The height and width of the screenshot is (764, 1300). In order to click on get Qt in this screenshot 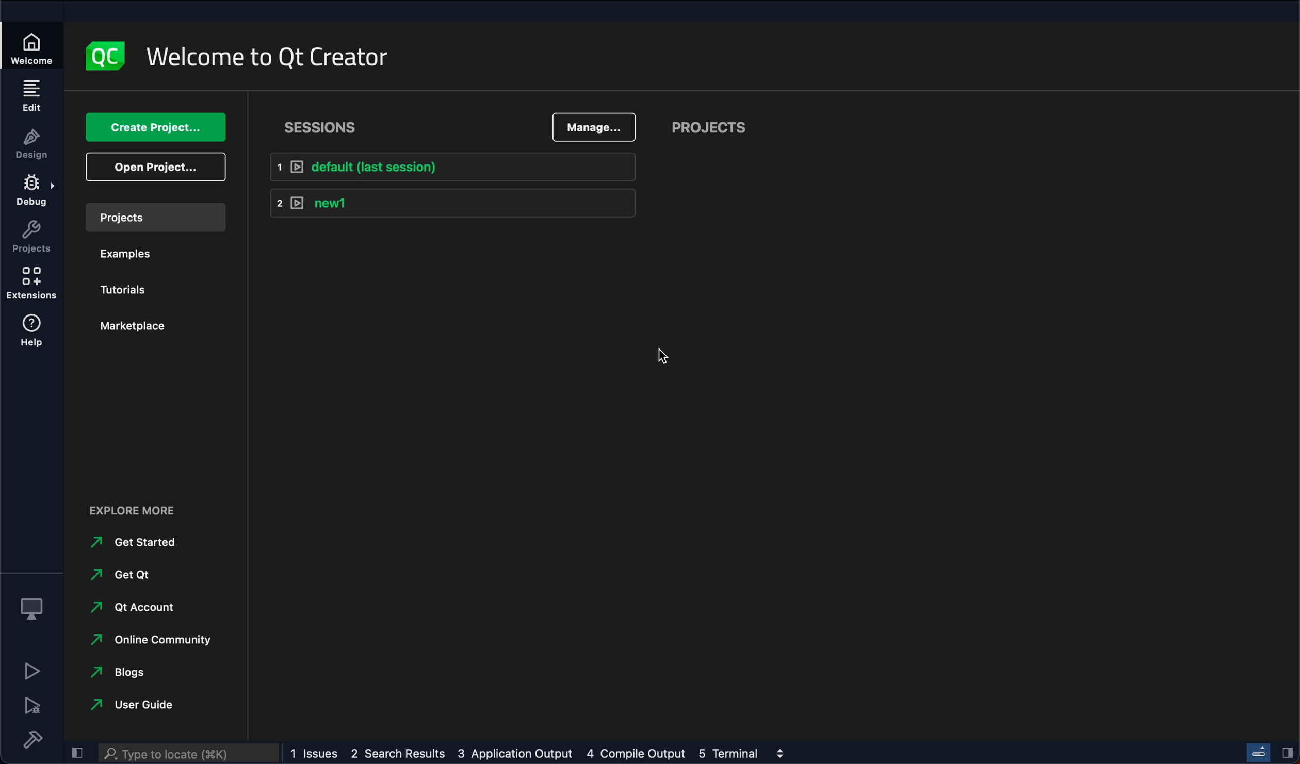, I will do `click(126, 576)`.